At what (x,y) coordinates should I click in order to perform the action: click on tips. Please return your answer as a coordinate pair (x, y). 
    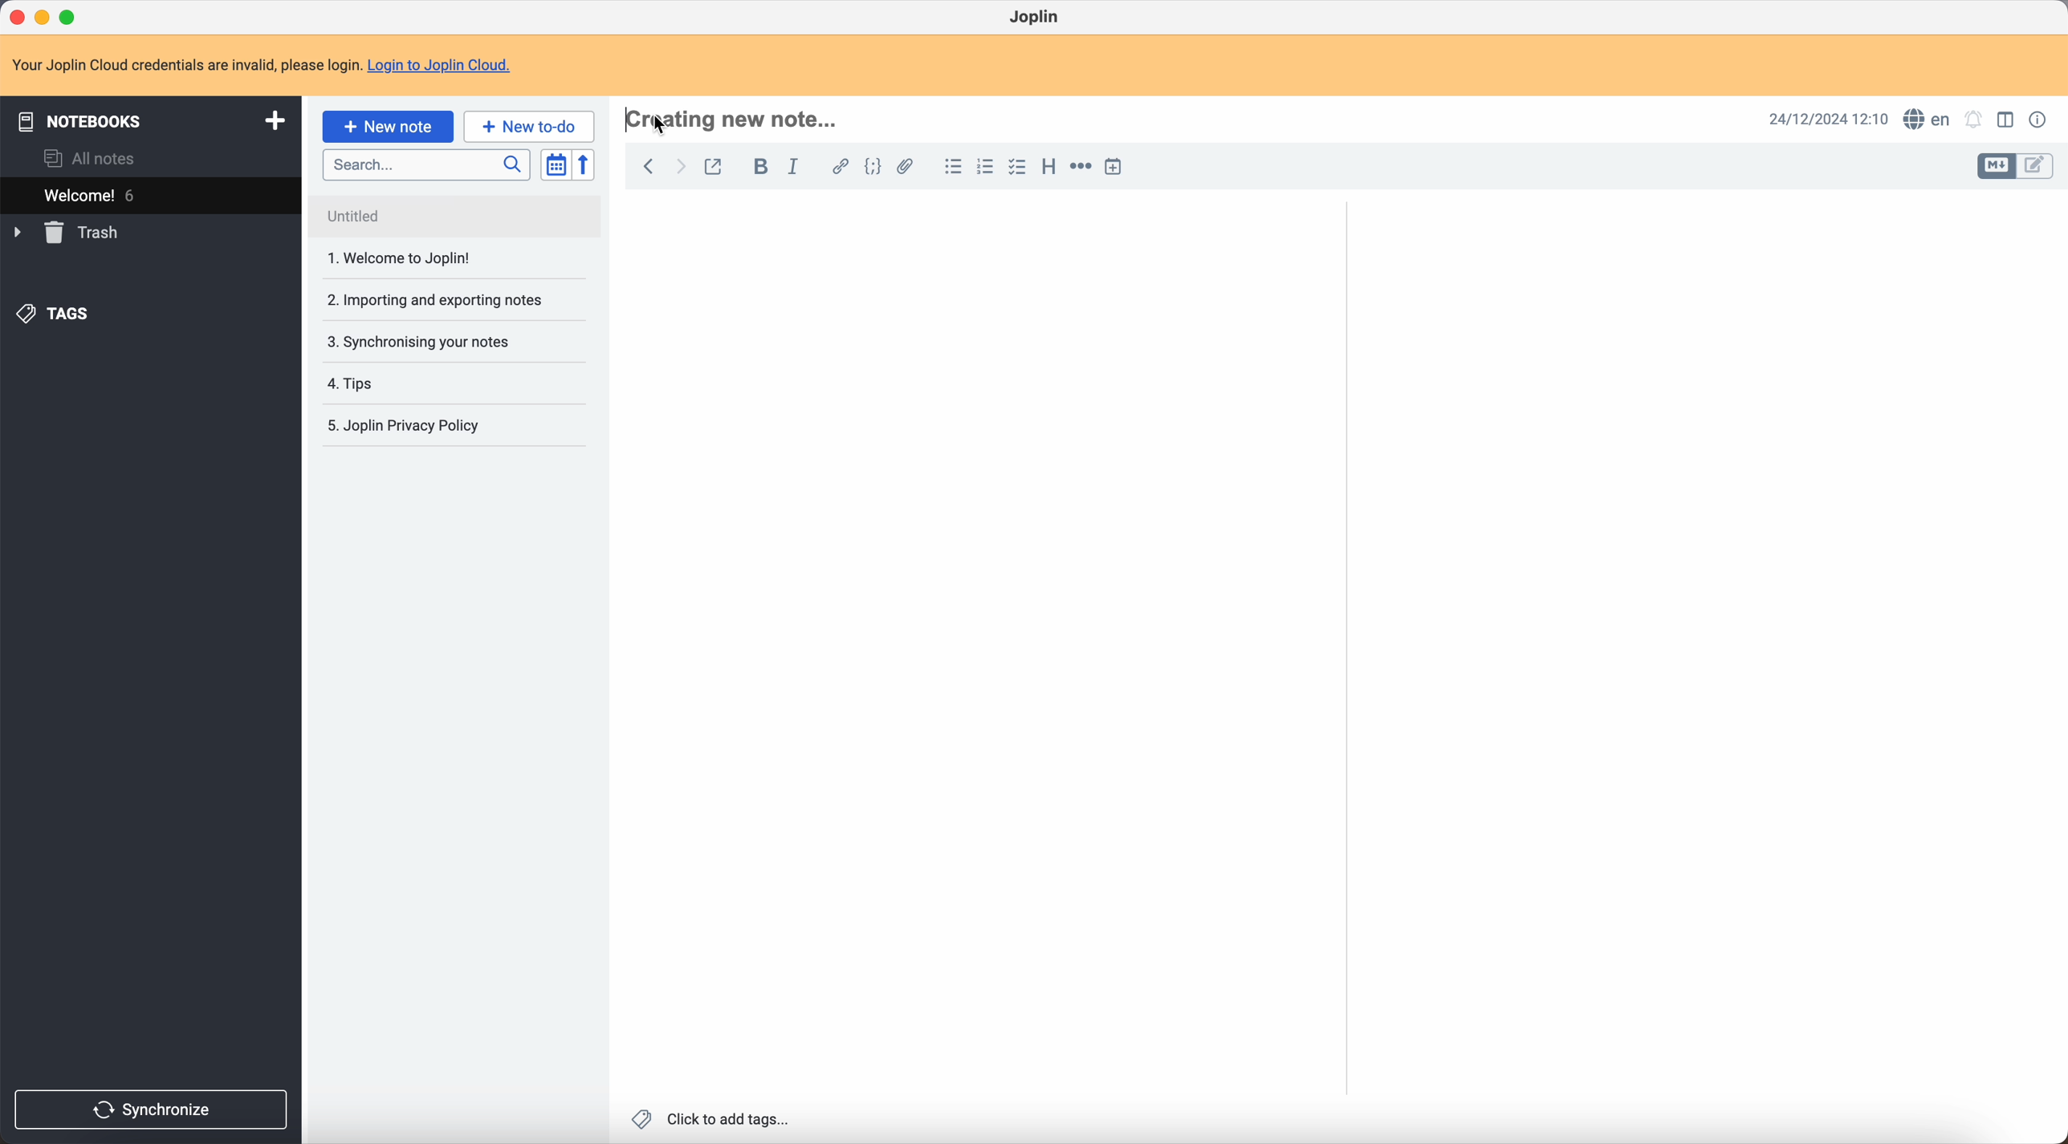
    Looking at the image, I should click on (424, 383).